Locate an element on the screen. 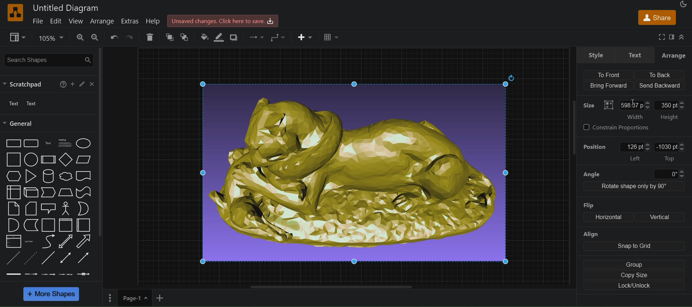 The height and width of the screenshot is (307, 692). edit is located at coordinates (55, 21).